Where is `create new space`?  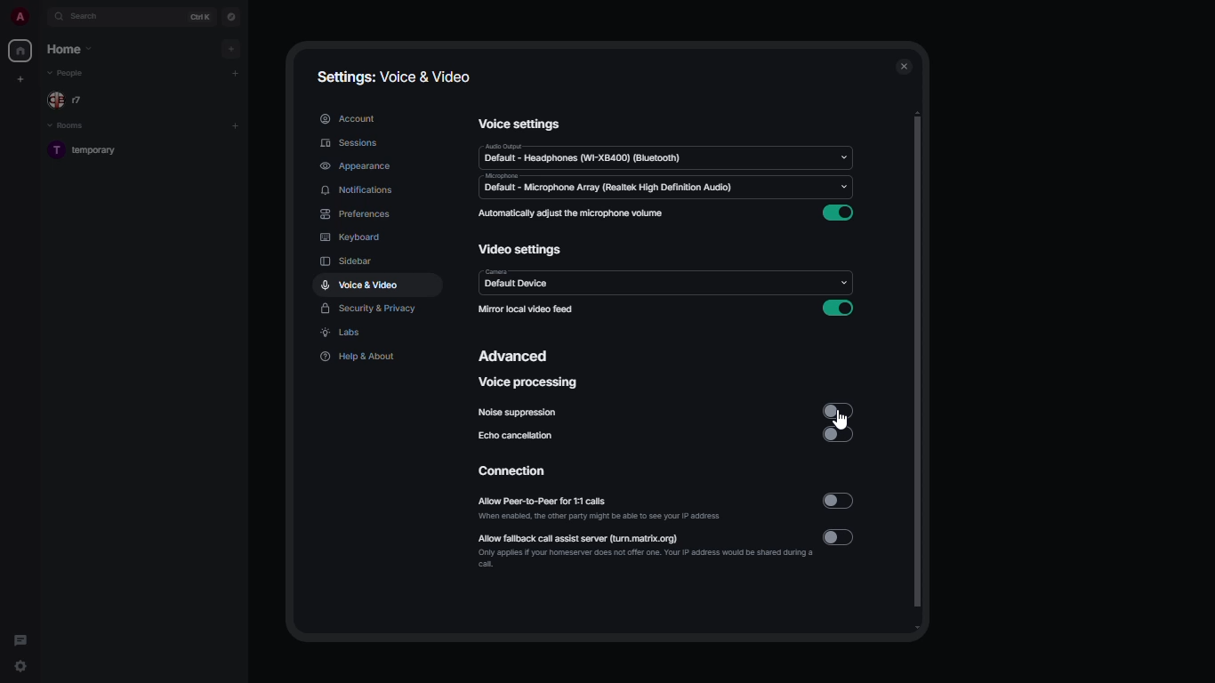 create new space is located at coordinates (20, 78).